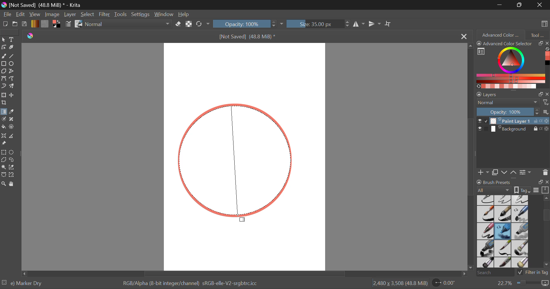  I want to click on Blending Mode, so click(129, 24).